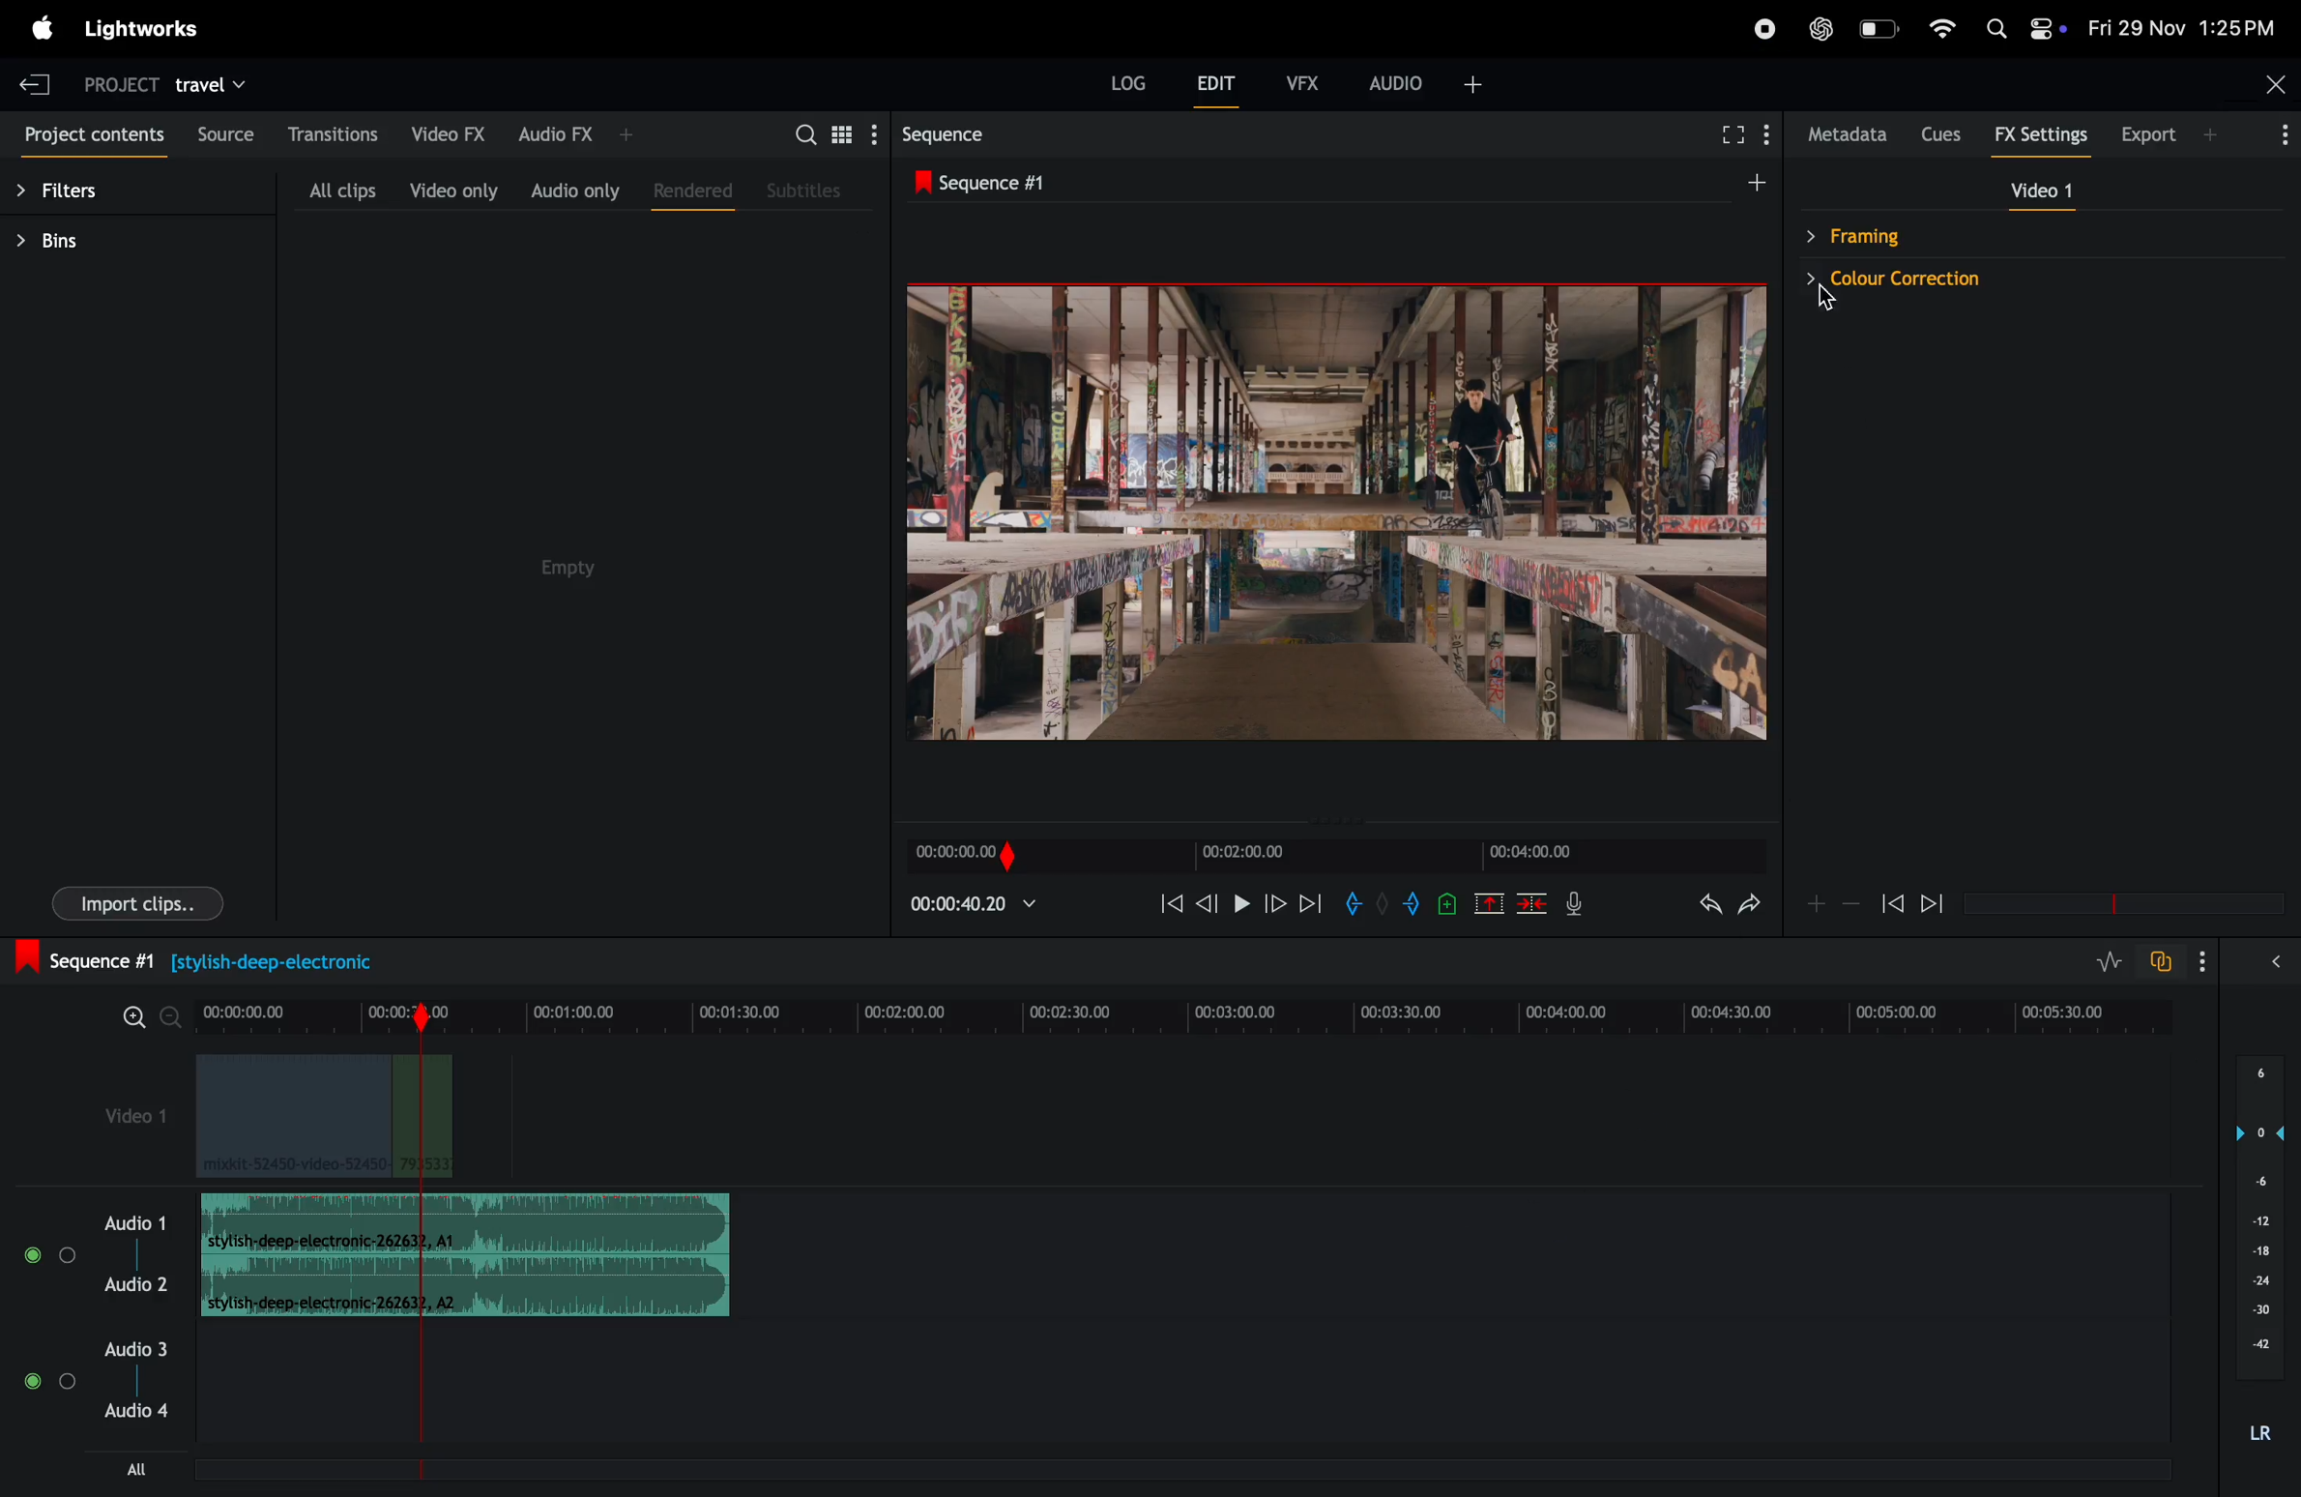 This screenshot has width=2301, height=1497. I want to click on toggle between list view, so click(846, 133).